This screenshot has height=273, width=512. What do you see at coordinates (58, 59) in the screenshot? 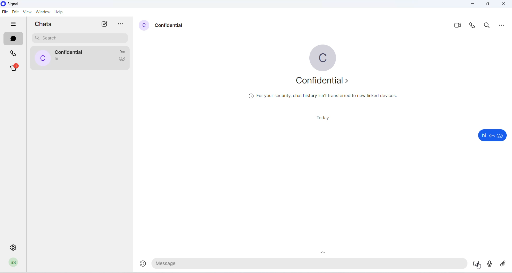
I see `last message` at bounding box center [58, 59].